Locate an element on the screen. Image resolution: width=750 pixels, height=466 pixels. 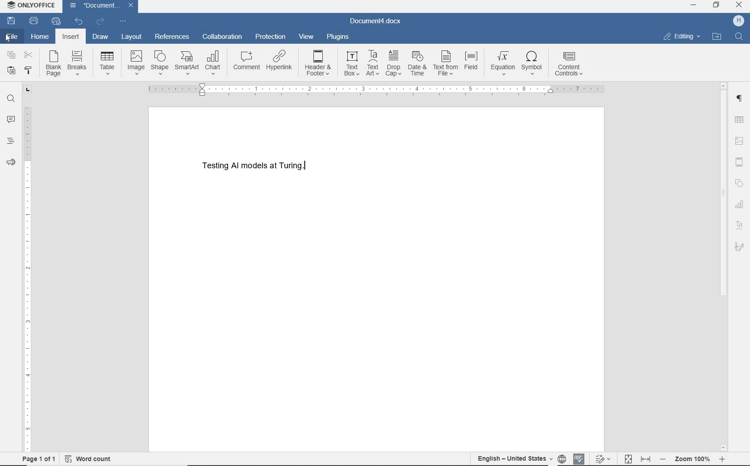
H is located at coordinates (735, 21).